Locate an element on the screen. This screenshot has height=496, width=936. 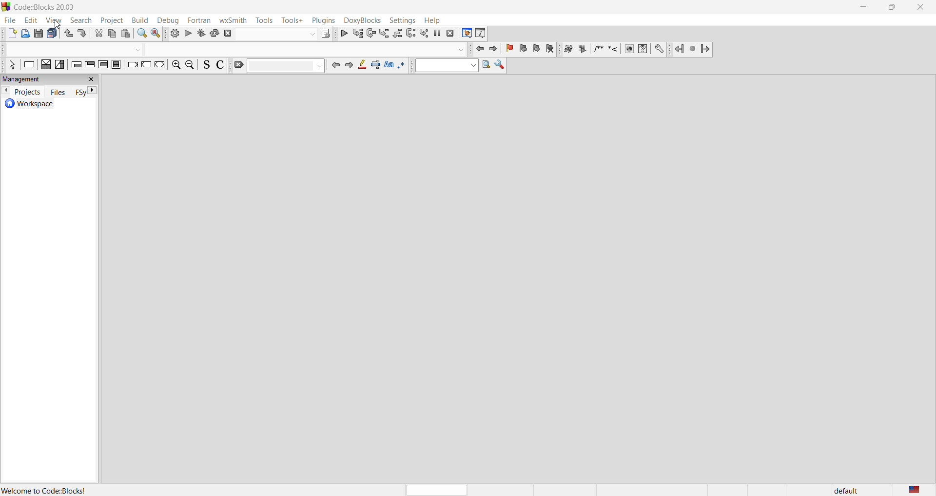
jump back is located at coordinates (336, 65).